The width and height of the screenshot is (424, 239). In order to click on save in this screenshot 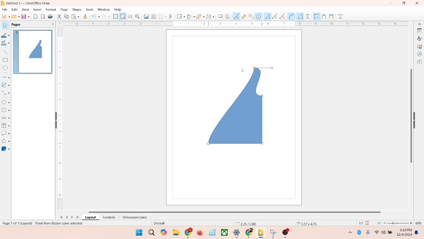, I will do `click(368, 223)`.